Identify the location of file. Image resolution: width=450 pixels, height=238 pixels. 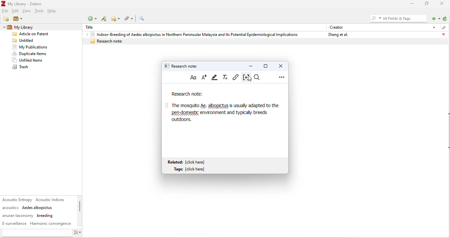
(6, 11).